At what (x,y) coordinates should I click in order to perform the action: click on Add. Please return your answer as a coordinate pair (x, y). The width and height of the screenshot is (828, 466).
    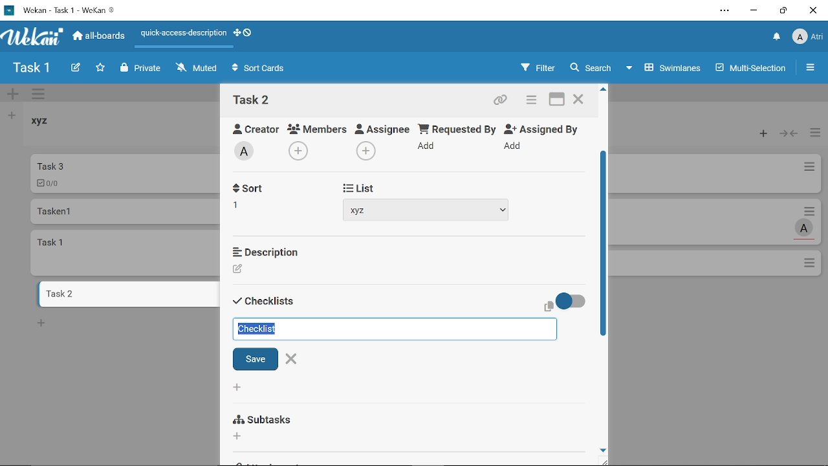
    Looking at the image, I should click on (515, 146).